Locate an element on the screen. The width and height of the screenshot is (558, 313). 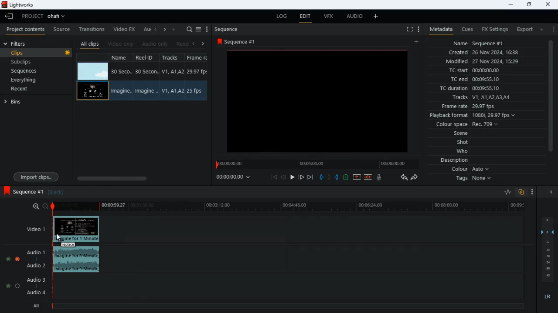
list is located at coordinates (198, 30).